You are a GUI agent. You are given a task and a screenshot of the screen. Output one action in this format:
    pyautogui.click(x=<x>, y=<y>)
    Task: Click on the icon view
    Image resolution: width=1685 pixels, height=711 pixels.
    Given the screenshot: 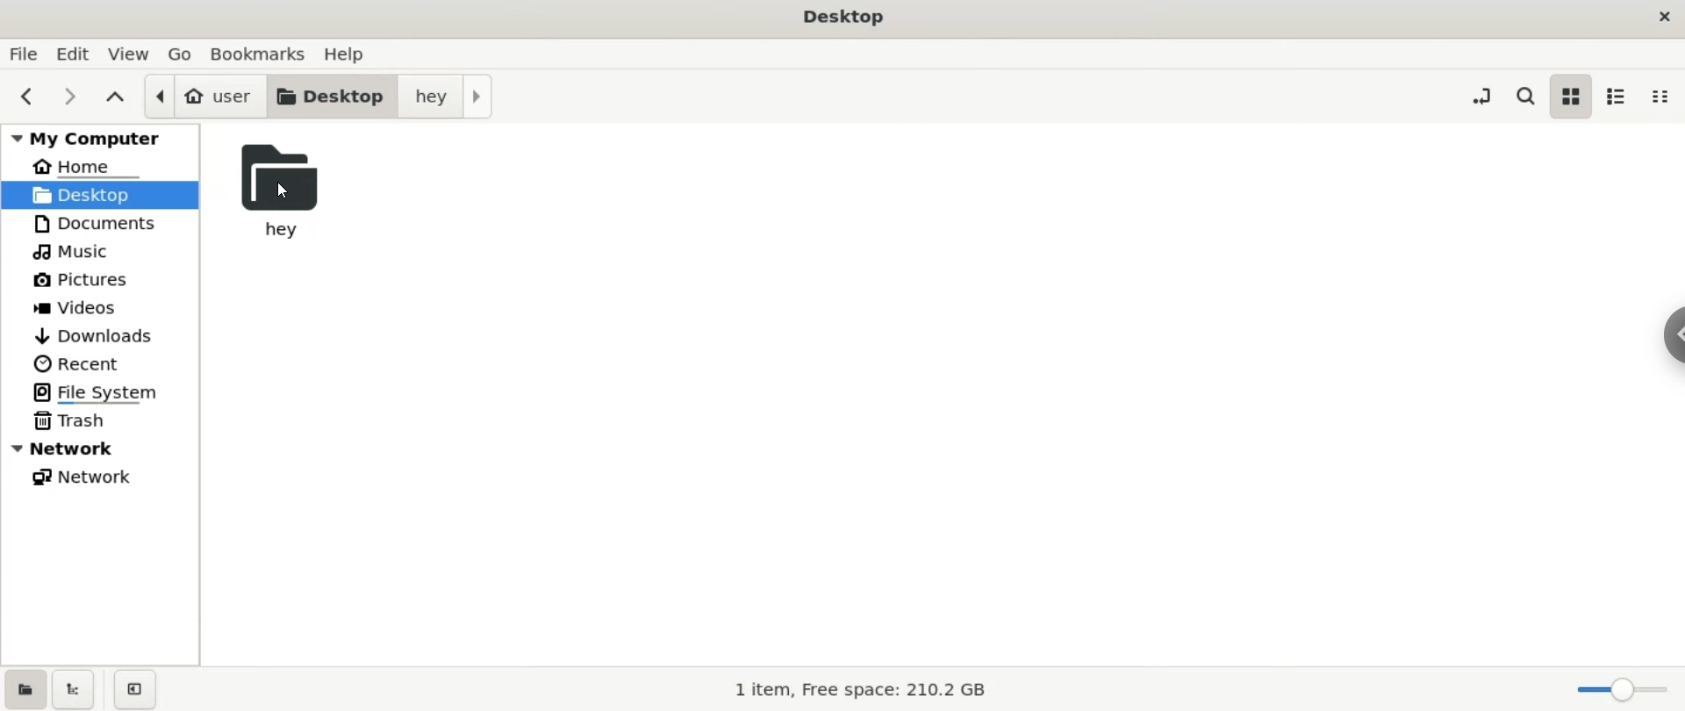 What is the action you would take?
    pyautogui.click(x=1572, y=99)
    